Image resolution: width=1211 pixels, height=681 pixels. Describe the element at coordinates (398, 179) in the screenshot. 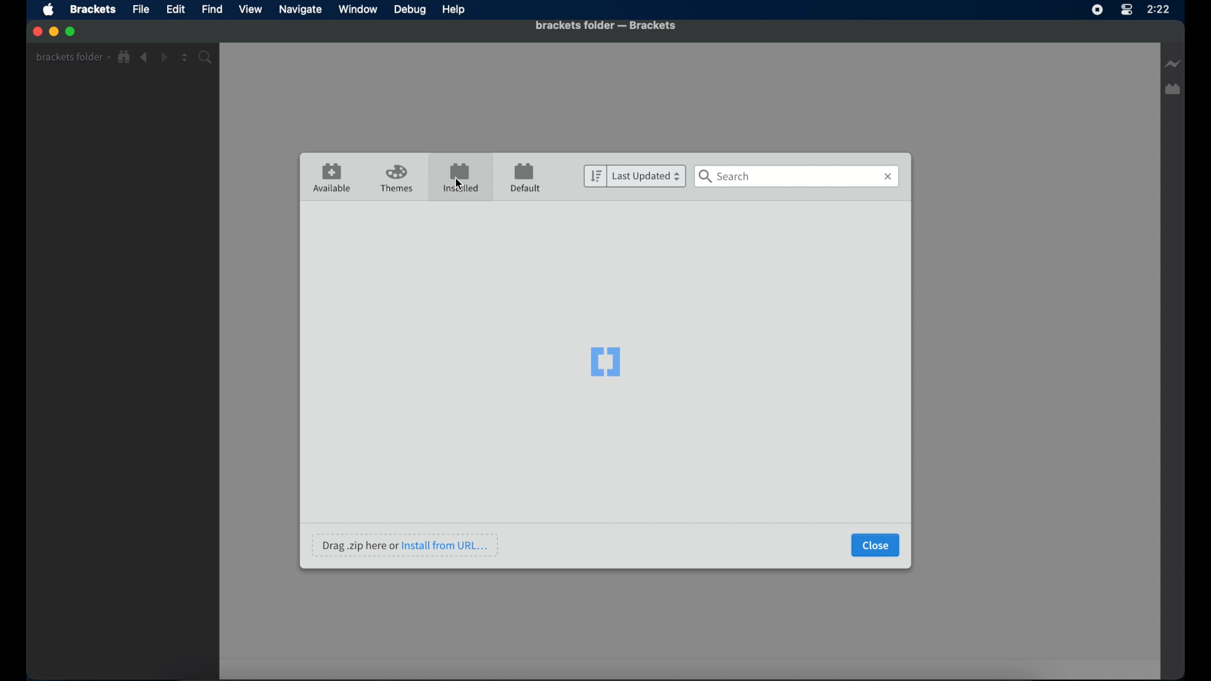

I see `themes` at that location.